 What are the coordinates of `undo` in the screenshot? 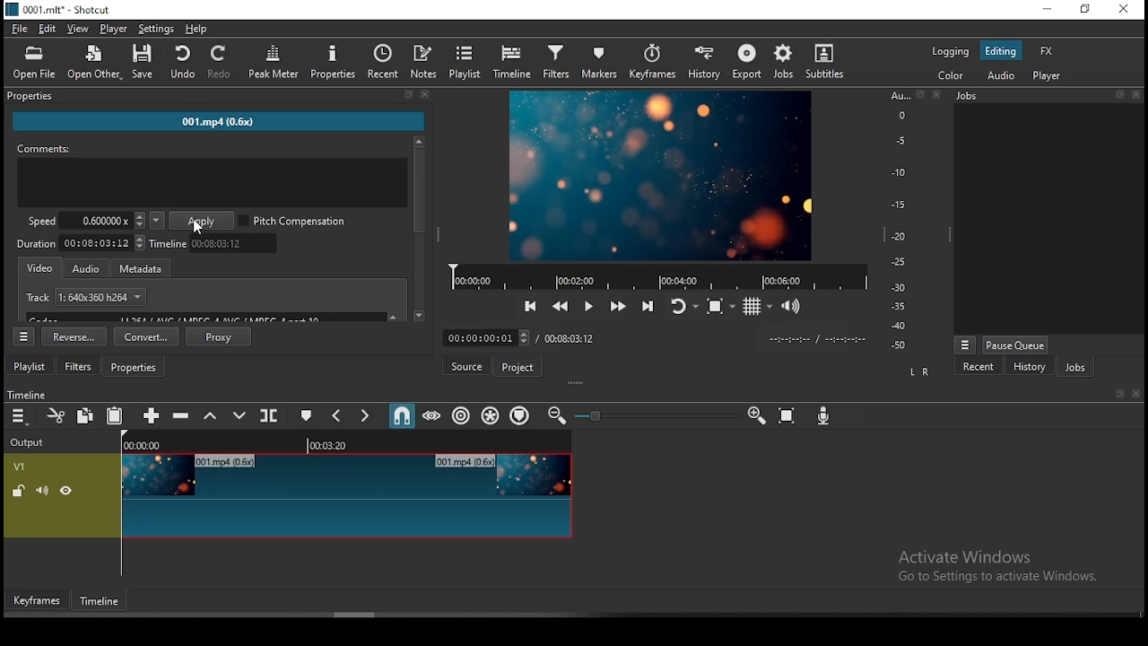 It's located at (184, 63).